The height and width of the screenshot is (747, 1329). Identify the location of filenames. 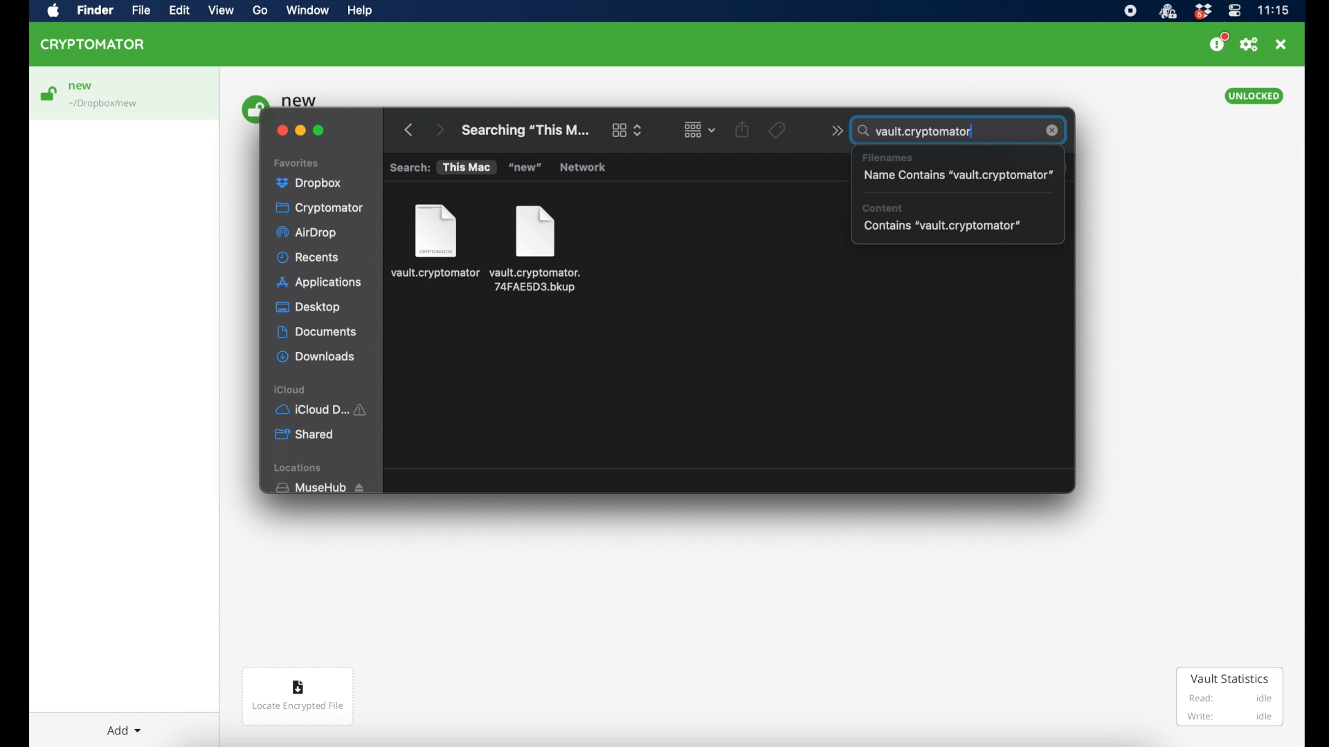
(889, 156).